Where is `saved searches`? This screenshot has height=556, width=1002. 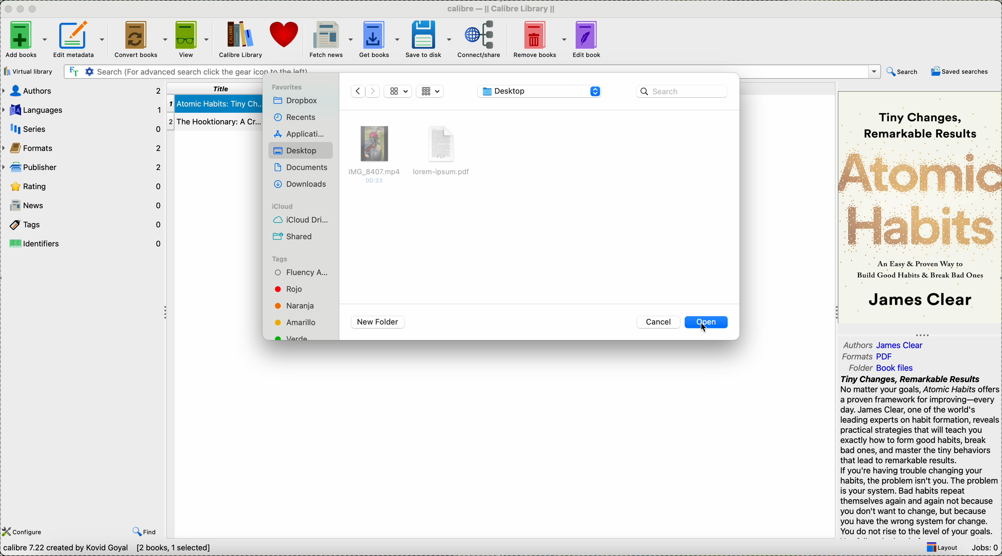 saved searches is located at coordinates (960, 73).